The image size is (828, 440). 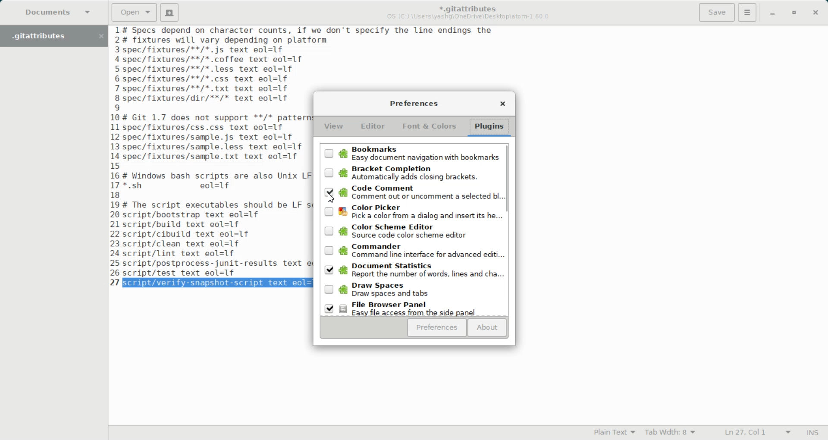 What do you see at coordinates (508, 228) in the screenshot?
I see `Vertical scroll bar` at bounding box center [508, 228].